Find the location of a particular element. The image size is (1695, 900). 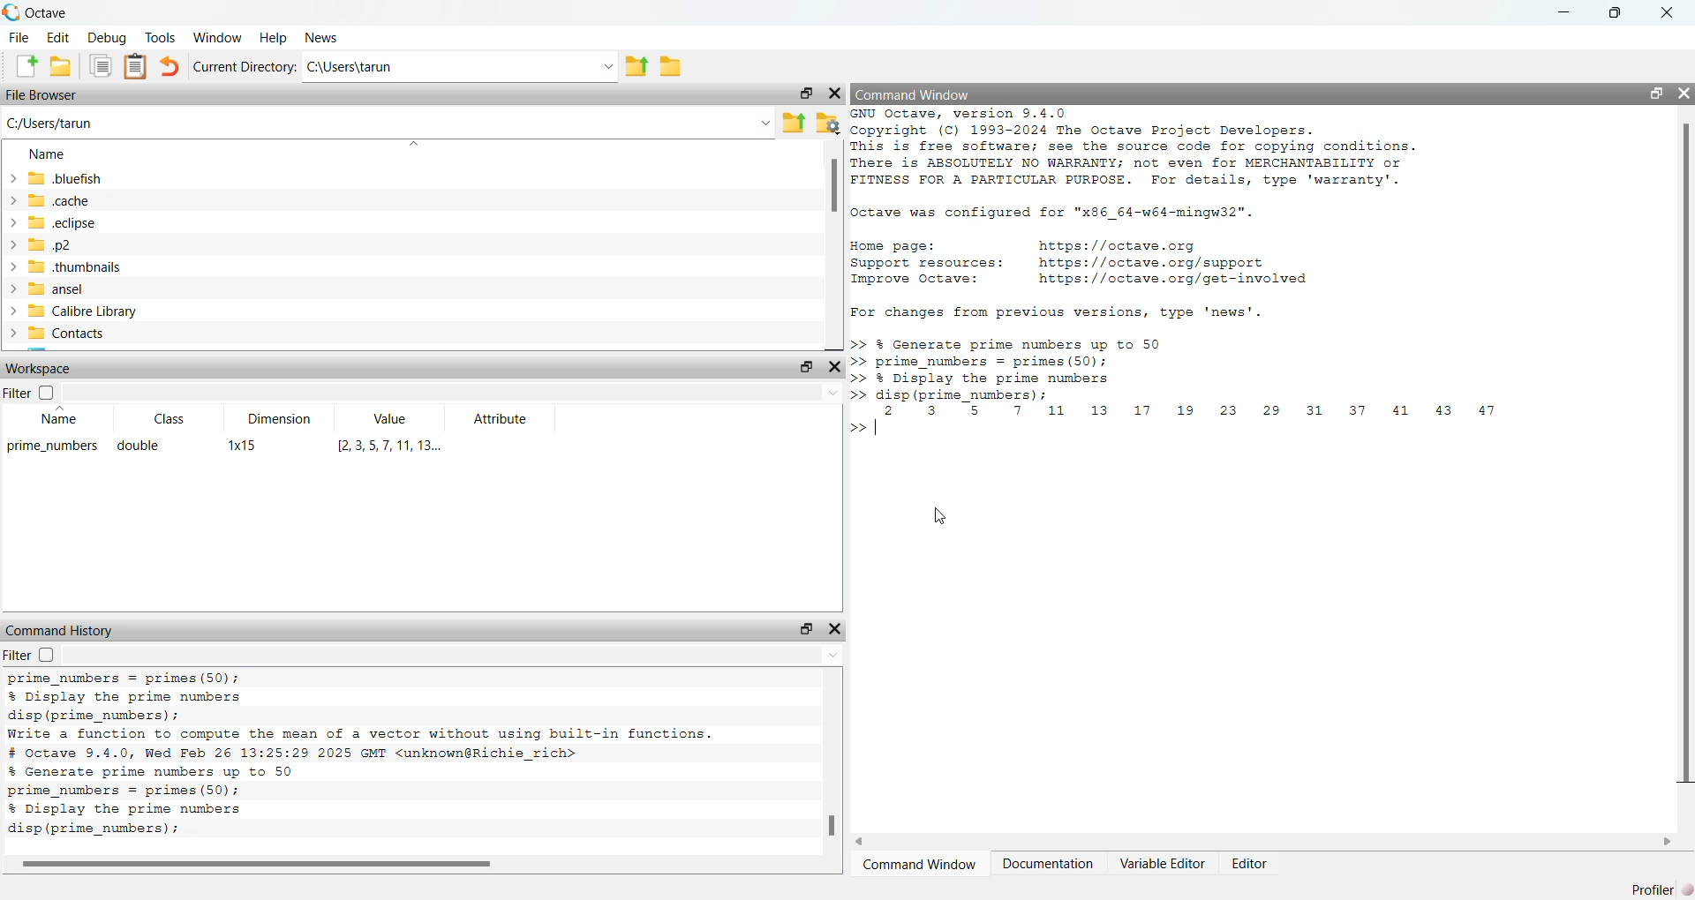

‘Command Window is located at coordinates (919, 866).